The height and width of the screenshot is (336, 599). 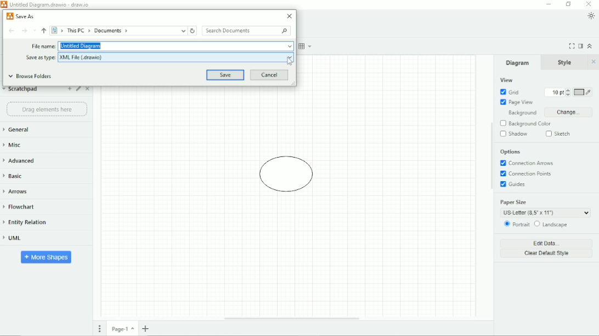 I want to click on Appearance, so click(x=591, y=16).